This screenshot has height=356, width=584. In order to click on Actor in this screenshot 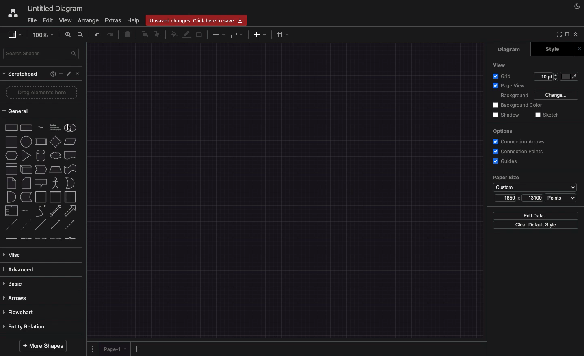, I will do `click(56, 182)`.